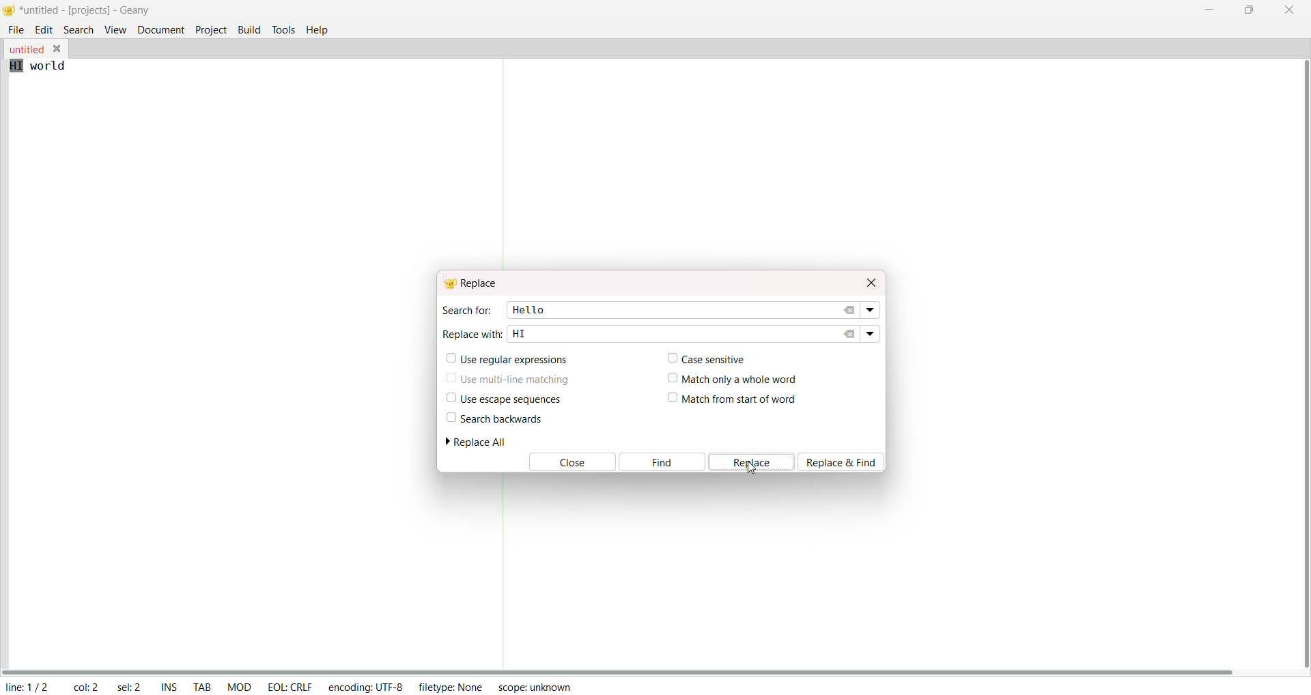  What do you see at coordinates (520, 332) in the screenshot?
I see `HI` at bounding box center [520, 332].